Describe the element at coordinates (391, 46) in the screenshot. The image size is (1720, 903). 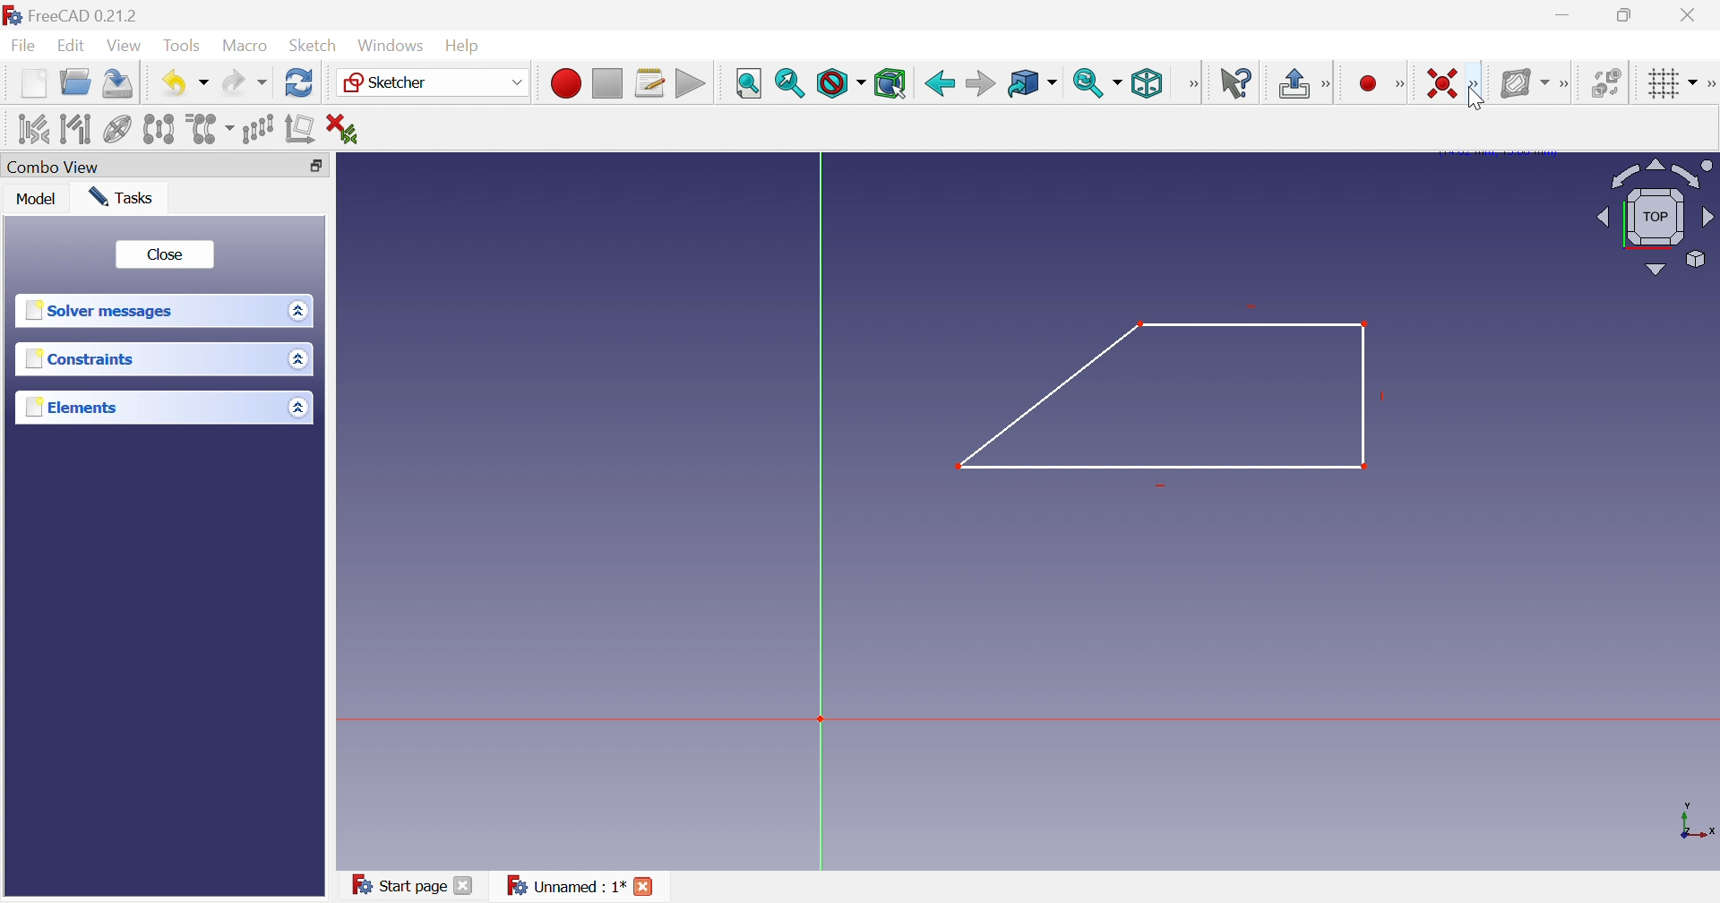
I see `Windows` at that location.